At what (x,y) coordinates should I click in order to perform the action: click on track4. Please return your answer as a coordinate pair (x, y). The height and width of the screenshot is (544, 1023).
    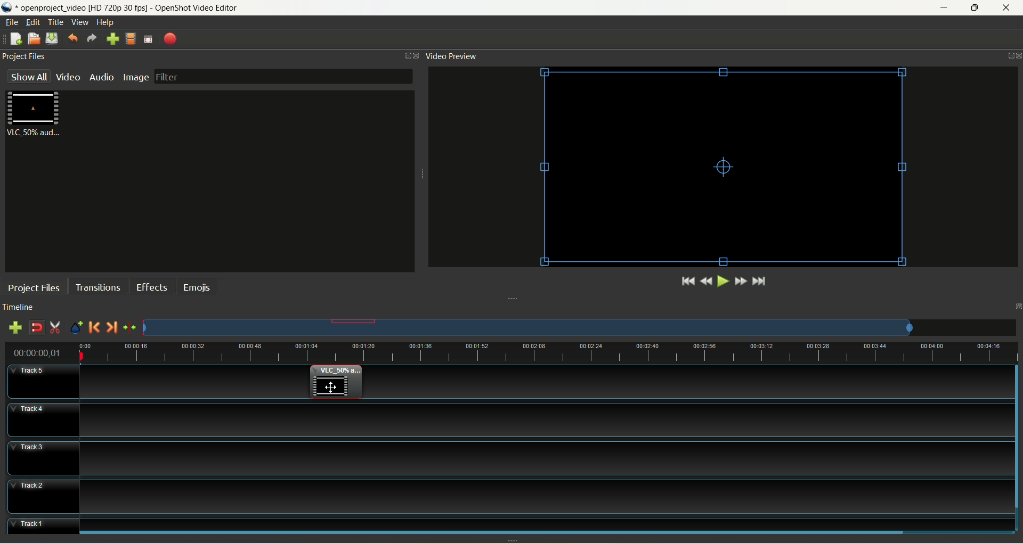
    Looking at the image, I should click on (43, 419).